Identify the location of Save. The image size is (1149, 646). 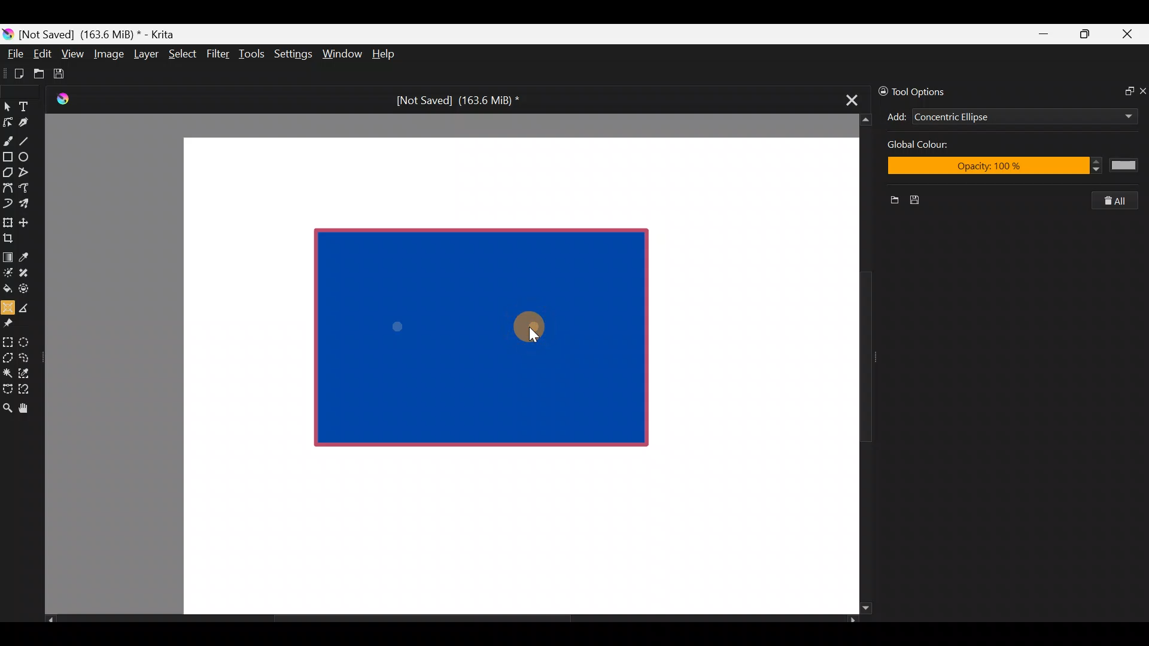
(919, 200).